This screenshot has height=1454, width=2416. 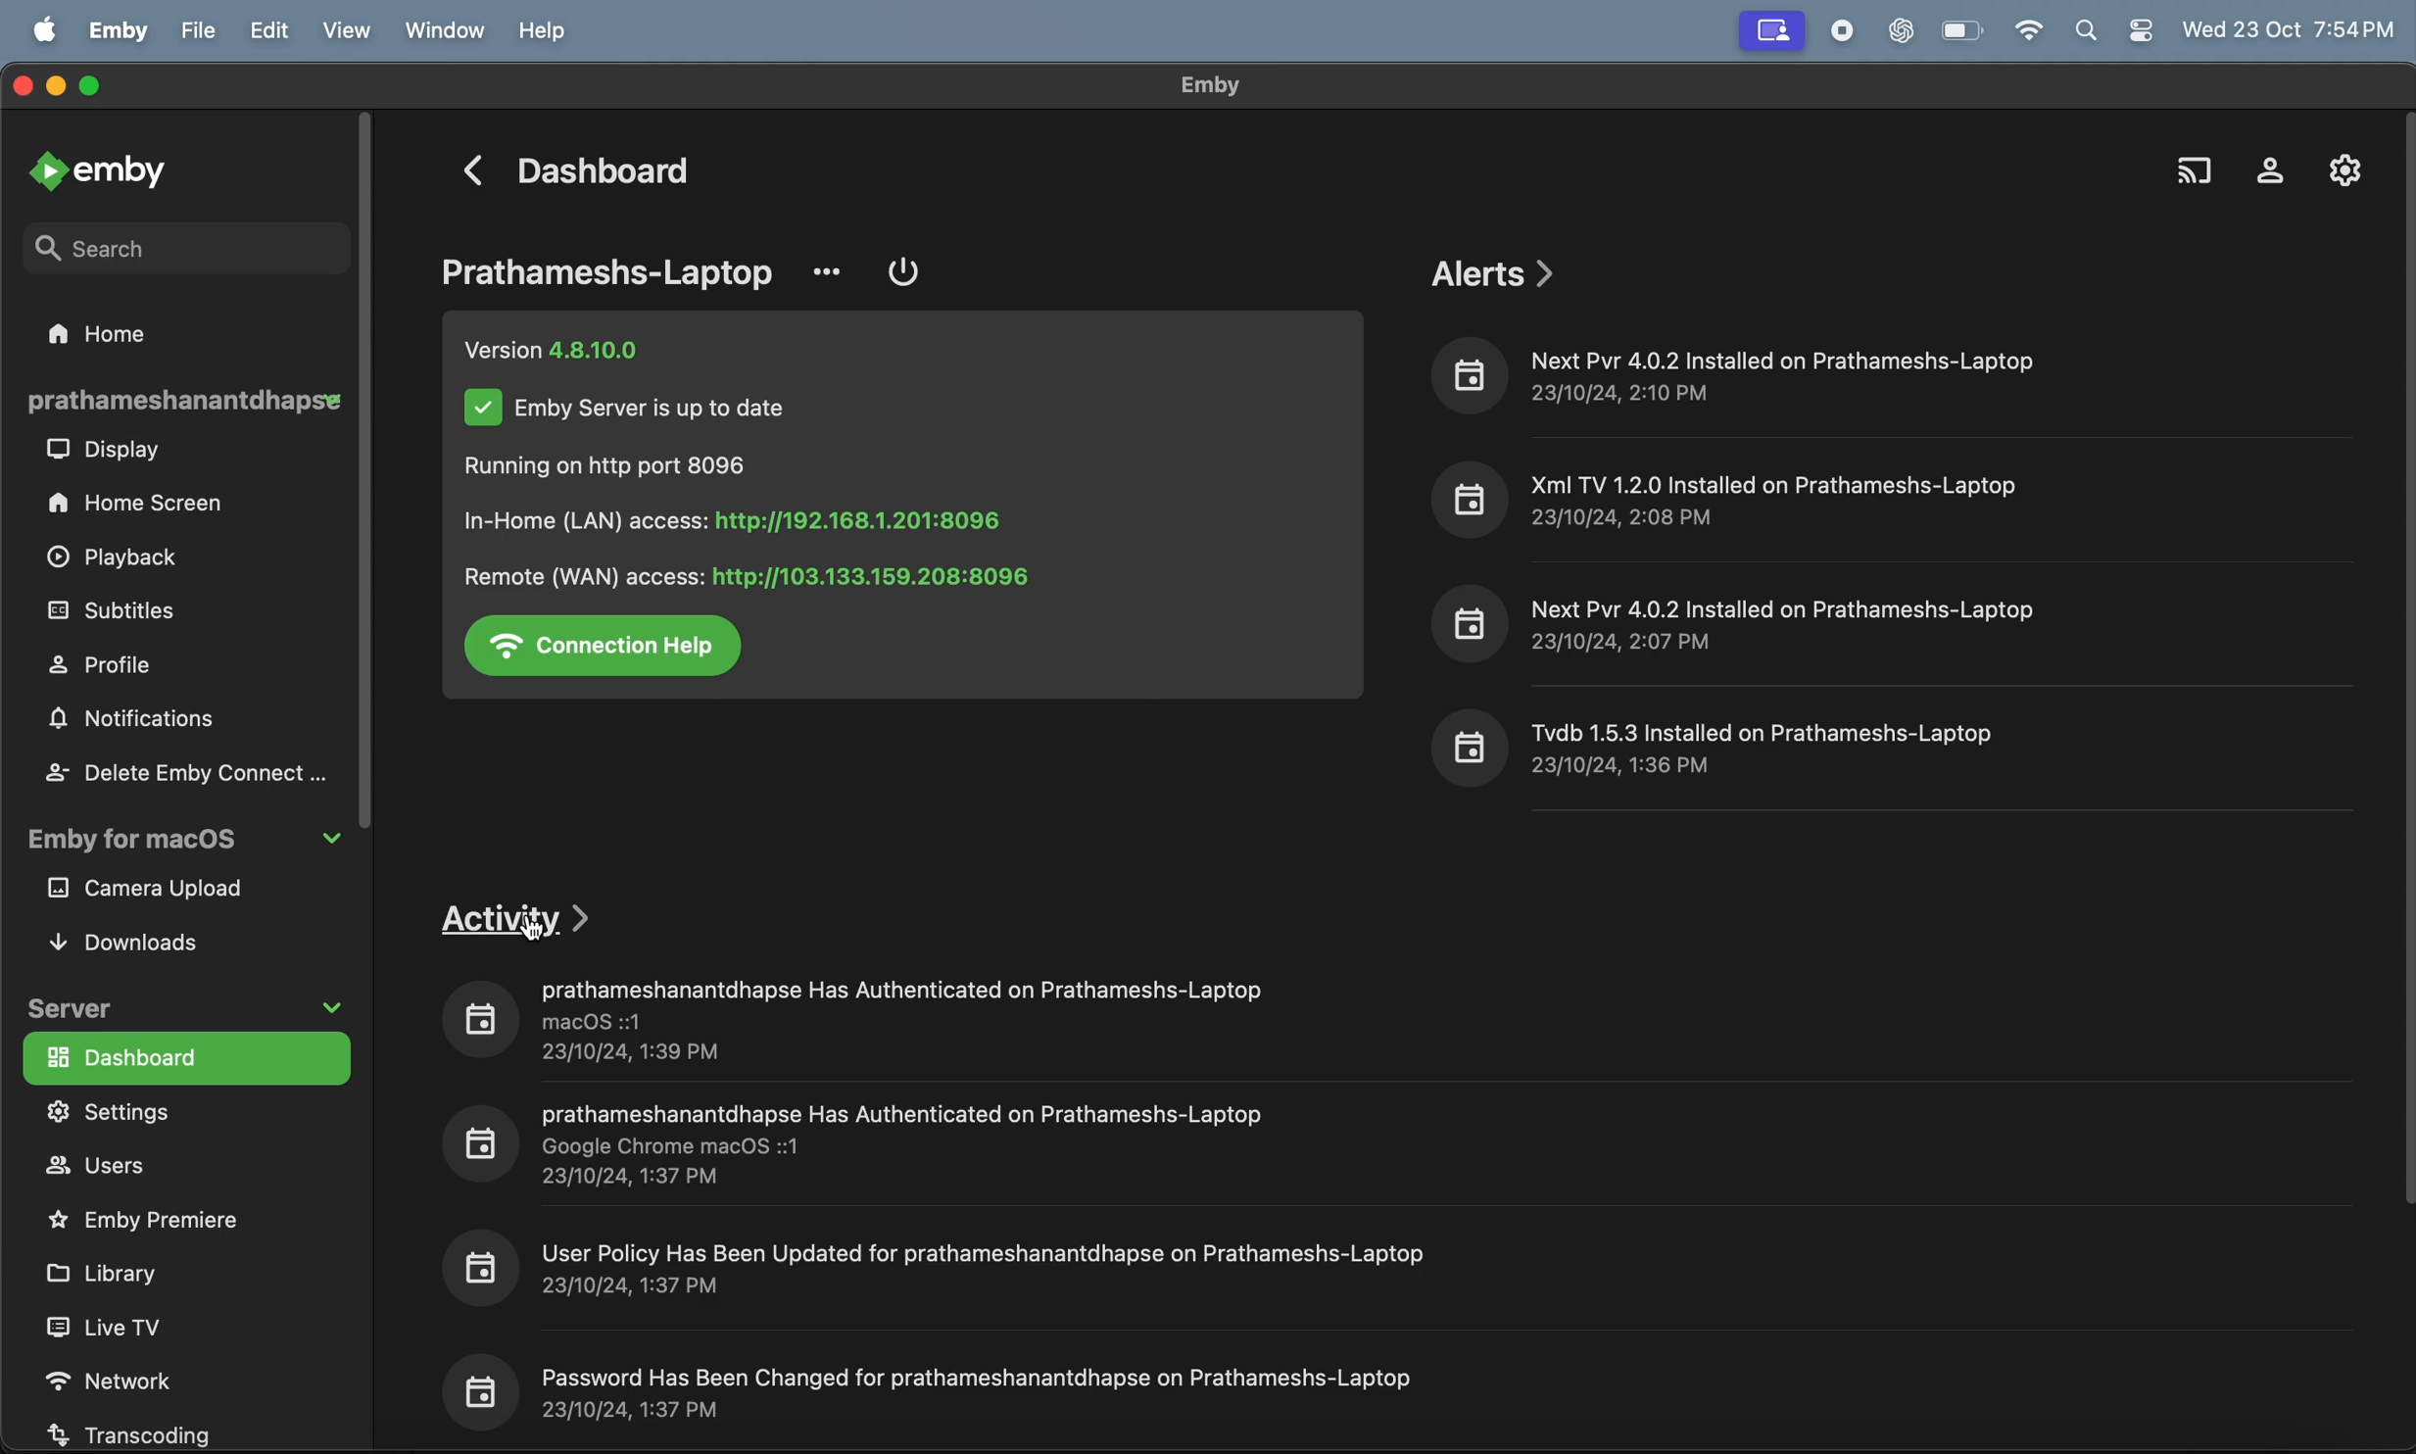 I want to click on home, so click(x=130, y=332).